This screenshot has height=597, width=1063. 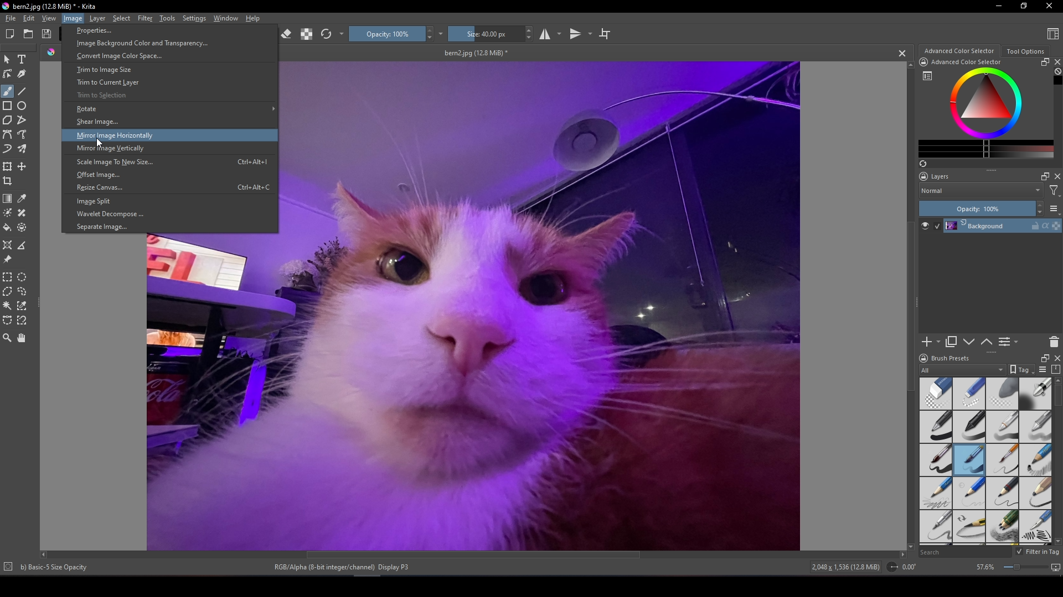 I want to click on Convert image color space, so click(x=170, y=55).